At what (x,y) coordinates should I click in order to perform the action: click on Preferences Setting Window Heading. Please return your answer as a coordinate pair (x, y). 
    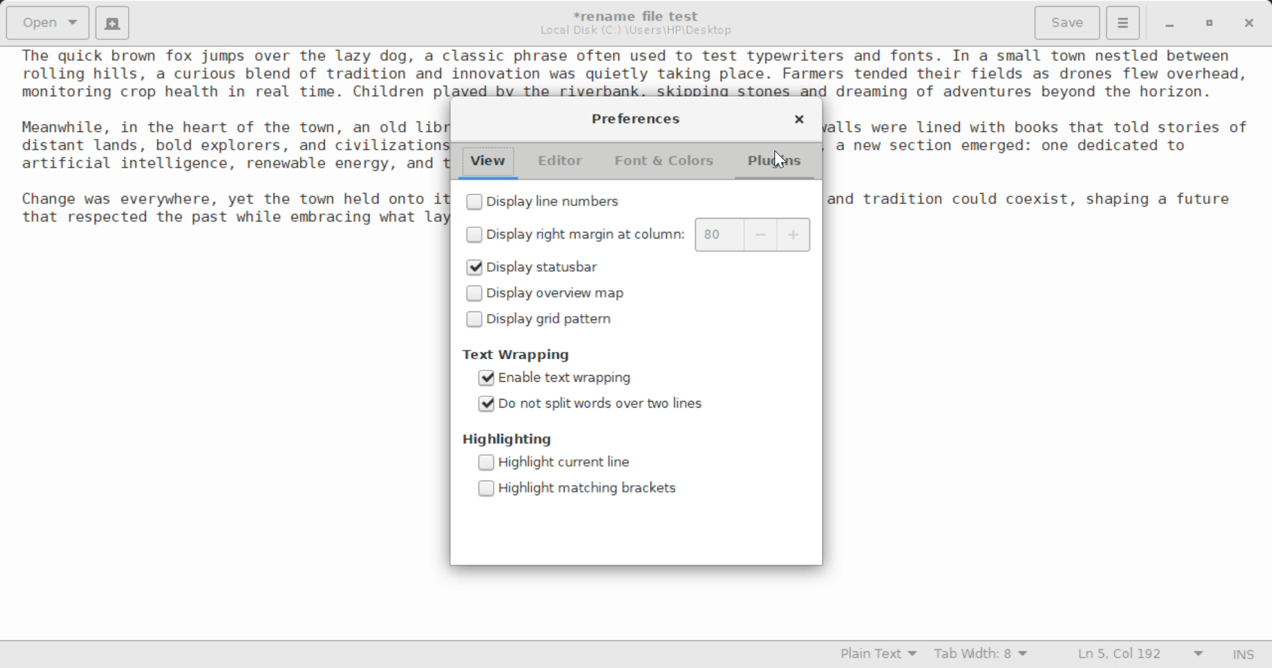
    Looking at the image, I should click on (635, 119).